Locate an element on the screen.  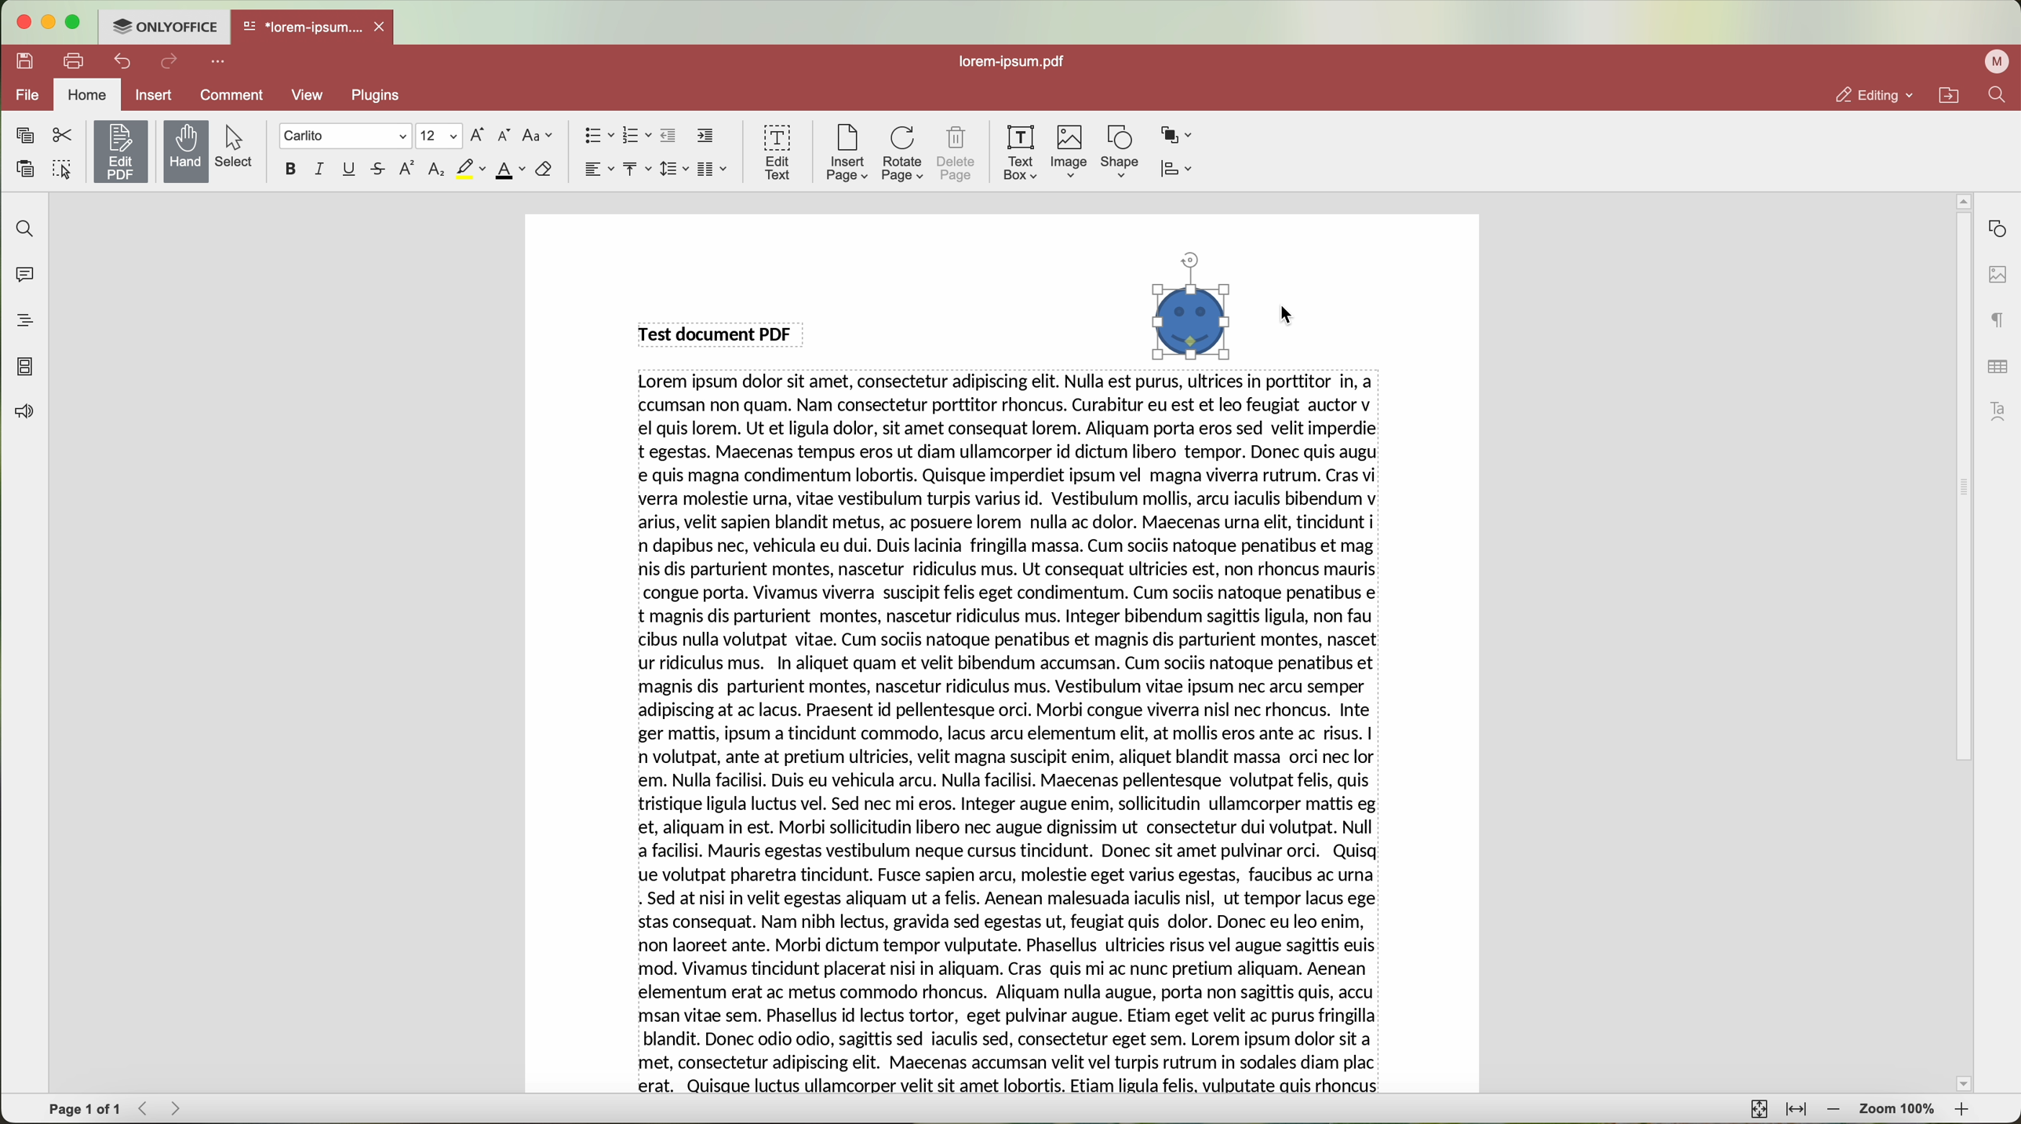
edit PDF is located at coordinates (124, 148).